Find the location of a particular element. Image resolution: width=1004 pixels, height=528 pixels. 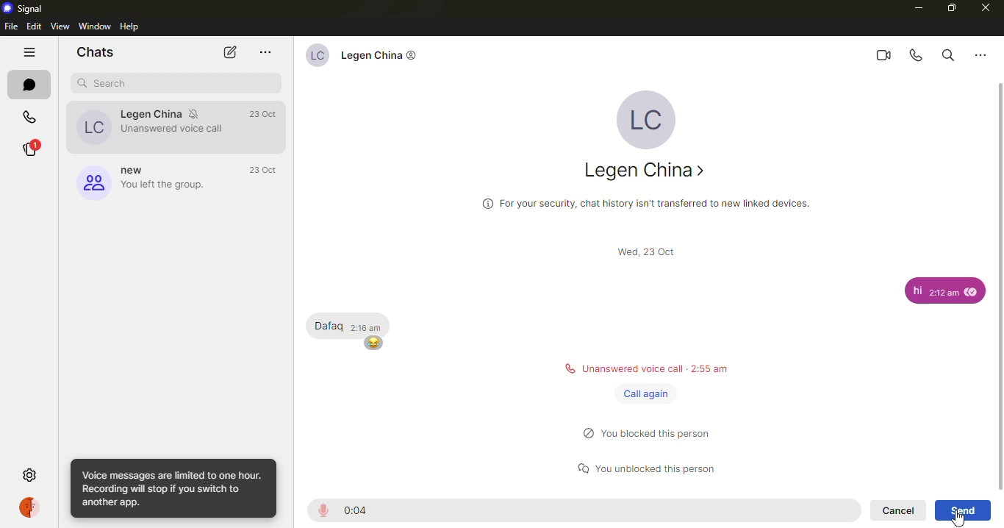

message is located at coordinates (943, 288).